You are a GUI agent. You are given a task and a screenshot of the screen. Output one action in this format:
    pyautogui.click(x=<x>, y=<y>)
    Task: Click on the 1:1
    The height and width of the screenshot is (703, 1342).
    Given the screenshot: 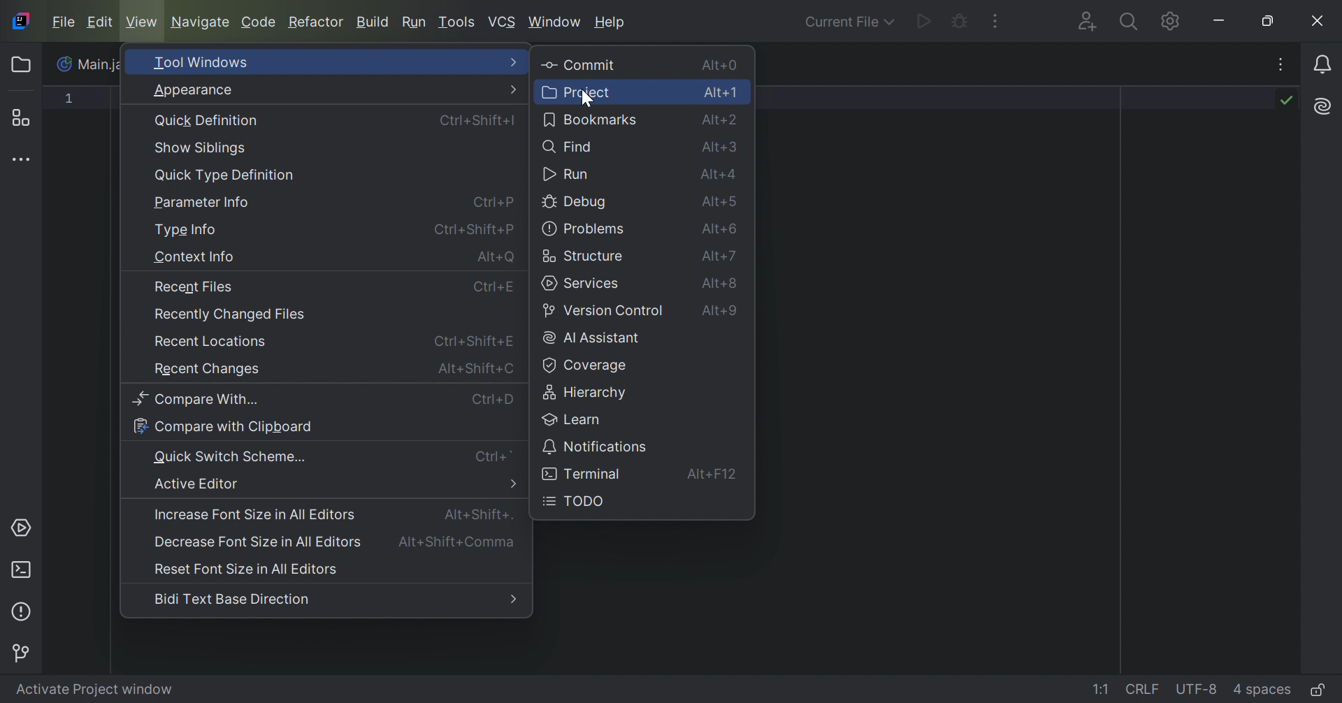 What is the action you would take?
    pyautogui.click(x=1103, y=690)
    